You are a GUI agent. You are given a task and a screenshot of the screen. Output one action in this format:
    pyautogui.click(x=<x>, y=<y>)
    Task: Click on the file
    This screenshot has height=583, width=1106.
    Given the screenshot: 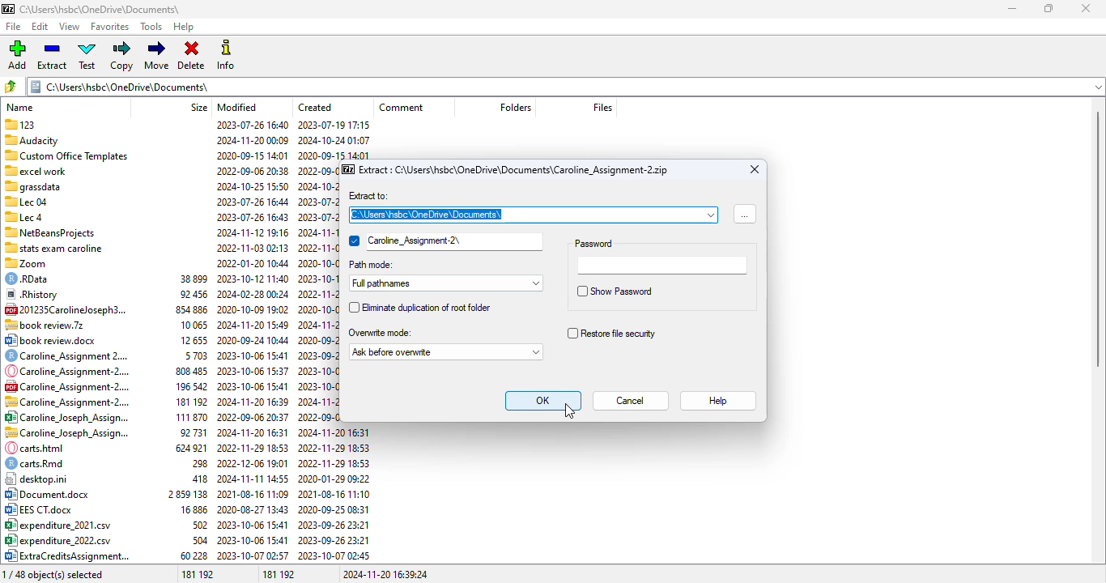 What is the action you would take?
    pyautogui.click(x=14, y=26)
    